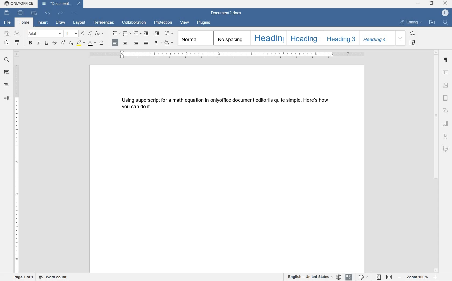  Describe the element at coordinates (24, 278) in the screenshot. I see `page 1 of 1` at that location.